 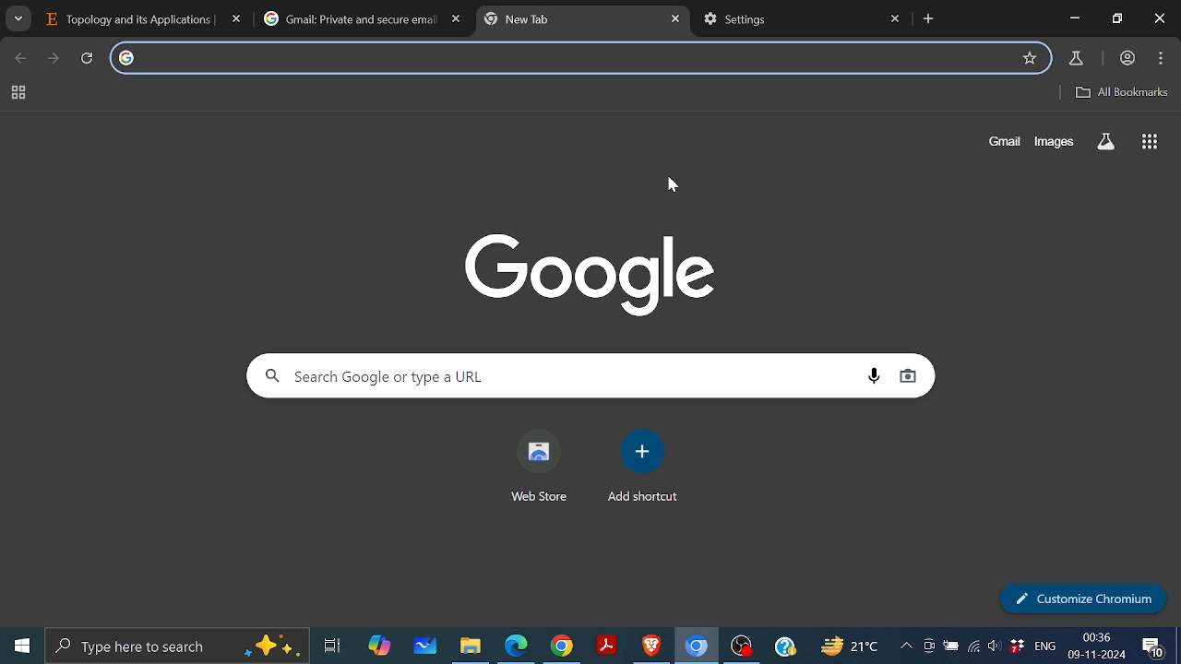 What do you see at coordinates (1075, 58) in the screenshot?
I see `Google labs` at bounding box center [1075, 58].